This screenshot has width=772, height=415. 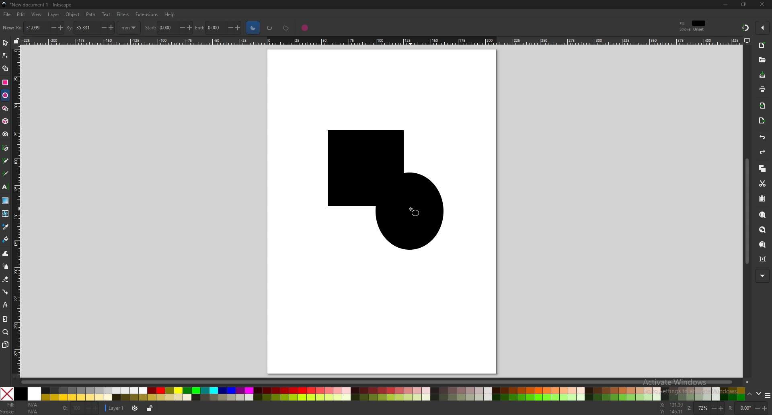 What do you see at coordinates (743, 5) in the screenshot?
I see `resize` at bounding box center [743, 5].